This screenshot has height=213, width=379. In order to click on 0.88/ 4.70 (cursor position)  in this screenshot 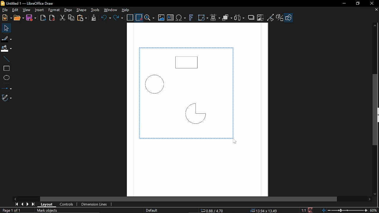, I will do `click(212, 210)`.